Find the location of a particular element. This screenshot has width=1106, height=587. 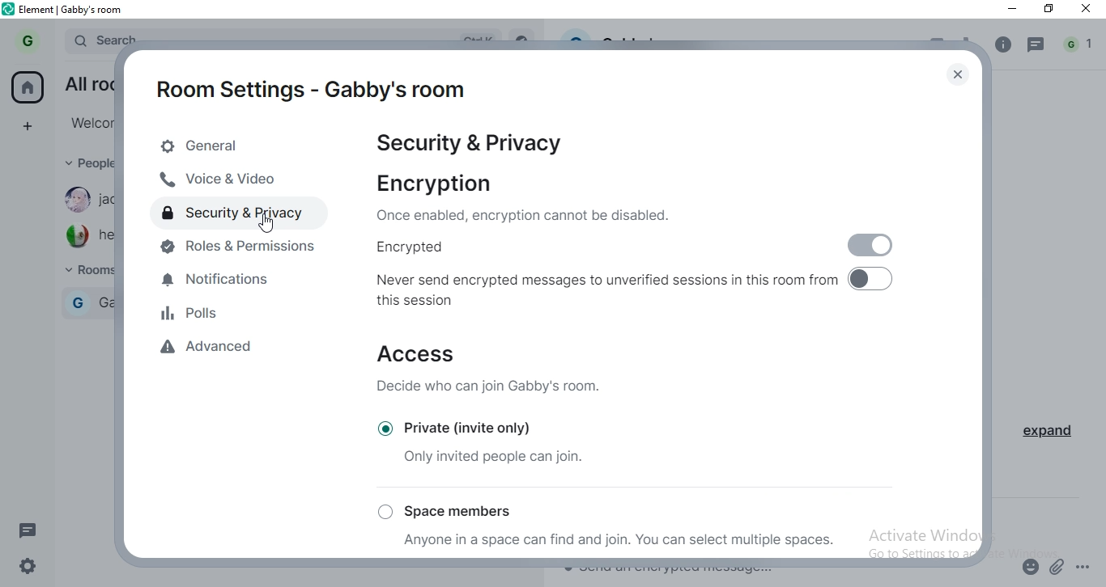

cursor is located at coordinates (266, 223).